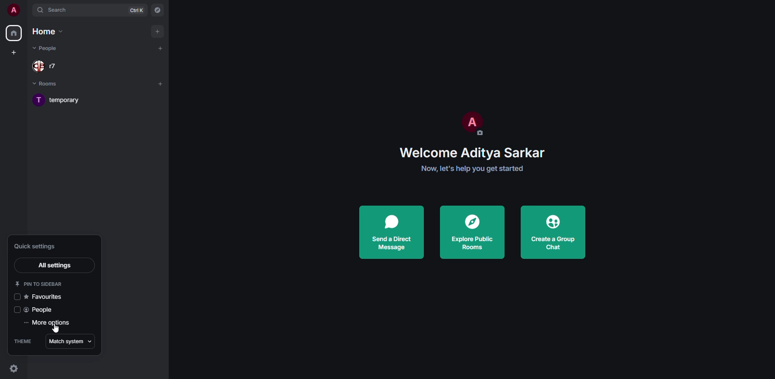 The height and width of the screenshot is (379, 775). I want to click on people, so click(40, 310).